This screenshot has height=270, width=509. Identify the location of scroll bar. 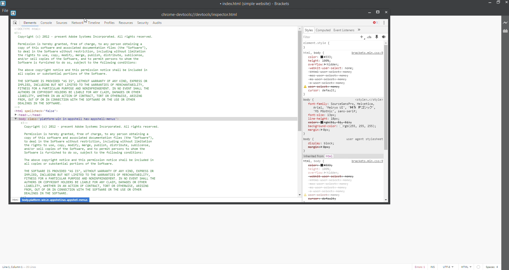
(387, 123).